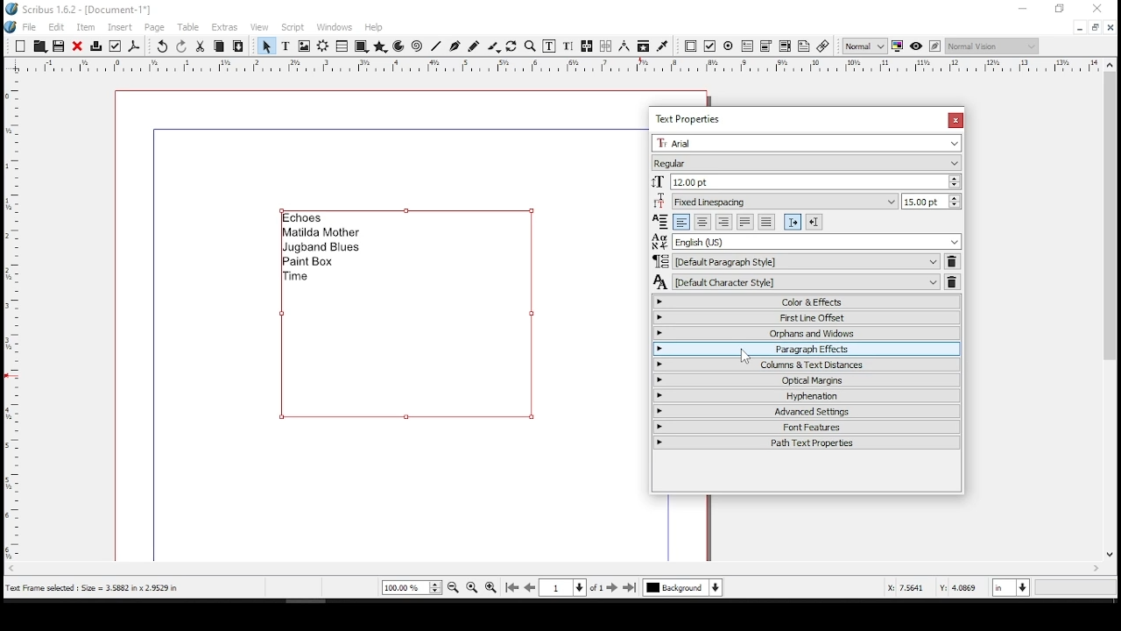 Image resolution: width=1121 pixels, height=631 pixels. What do you see at coordinates (531, 587) in the screenshot?
I see `previous page` at bounding box center [531, 587].